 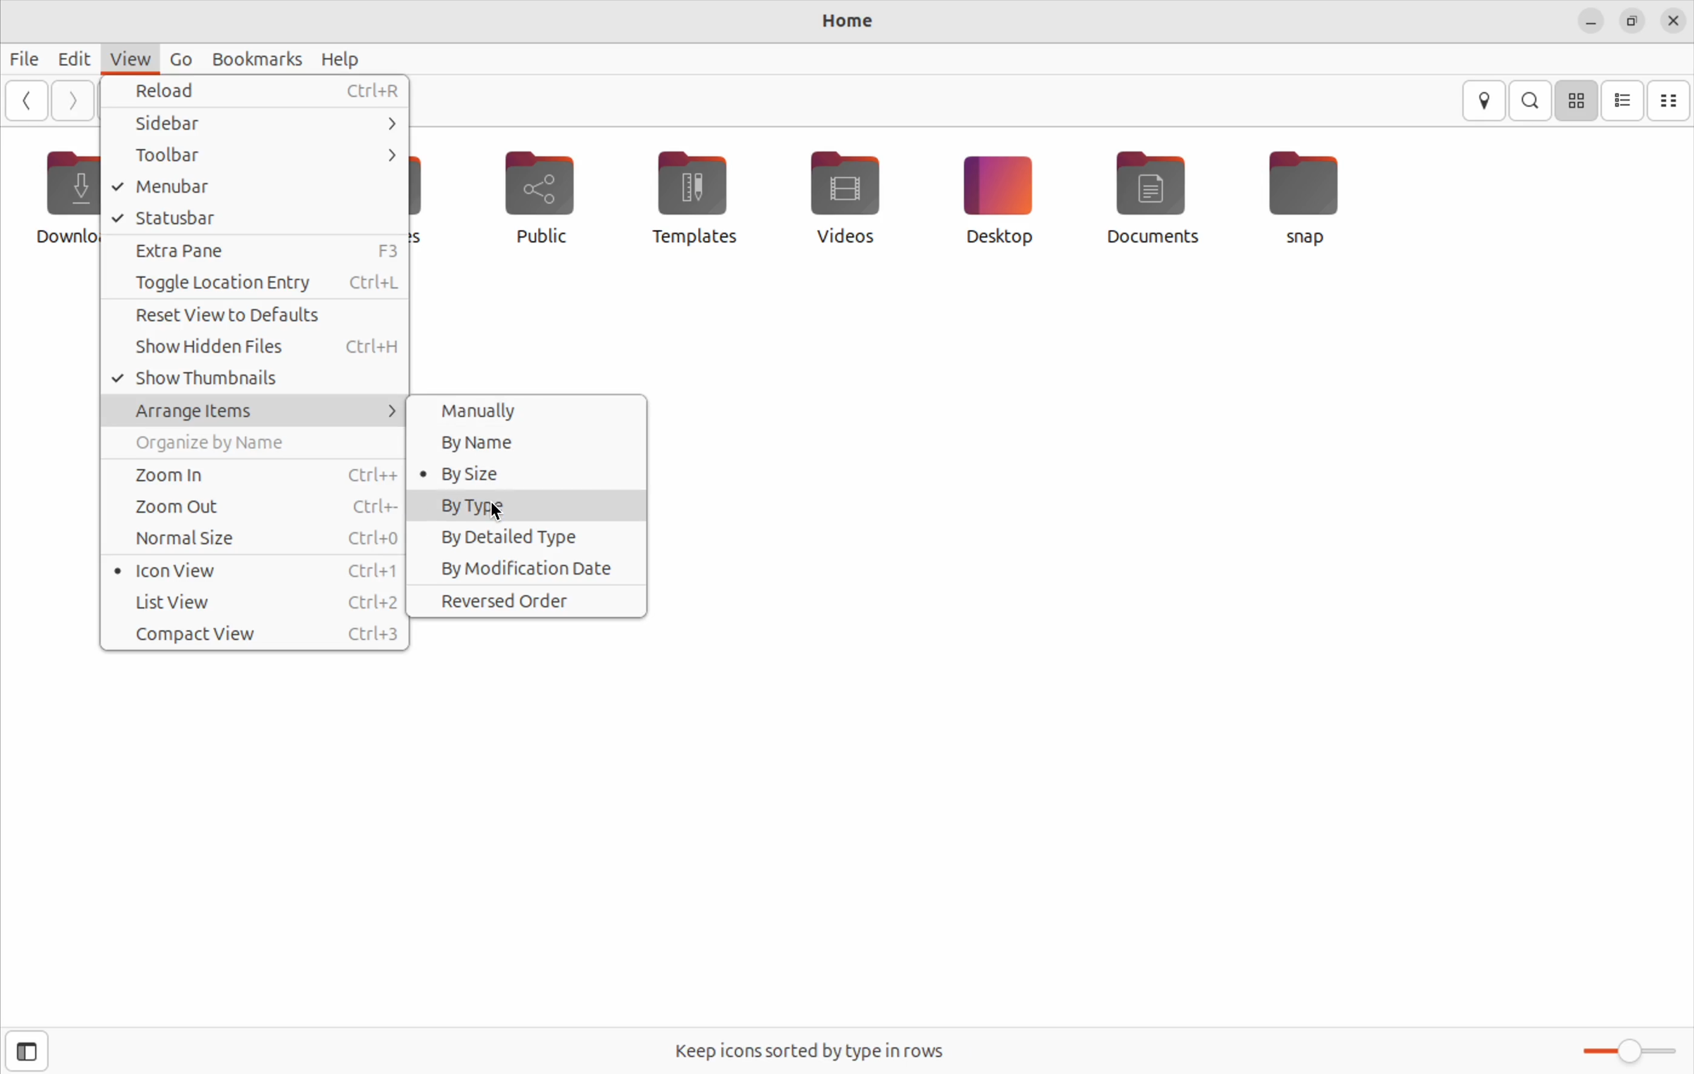 I want to click on list view, so click(x=1622, y=101).